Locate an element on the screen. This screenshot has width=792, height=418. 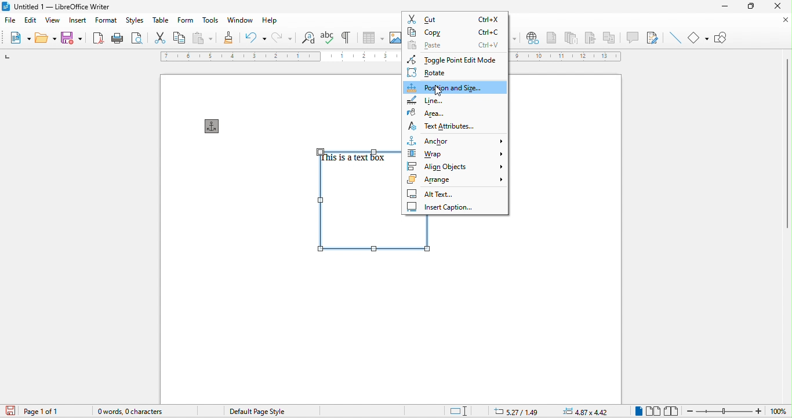
print is located at coordinates (116, 38).